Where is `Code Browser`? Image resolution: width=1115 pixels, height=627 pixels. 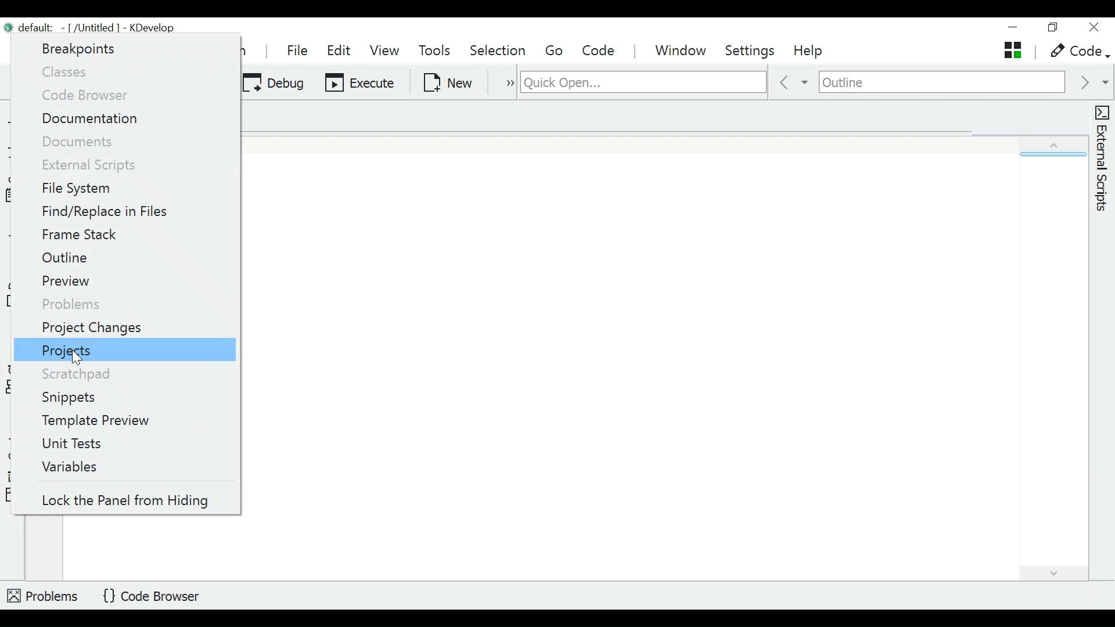 Code Browser is located at coordinates (88, 95).